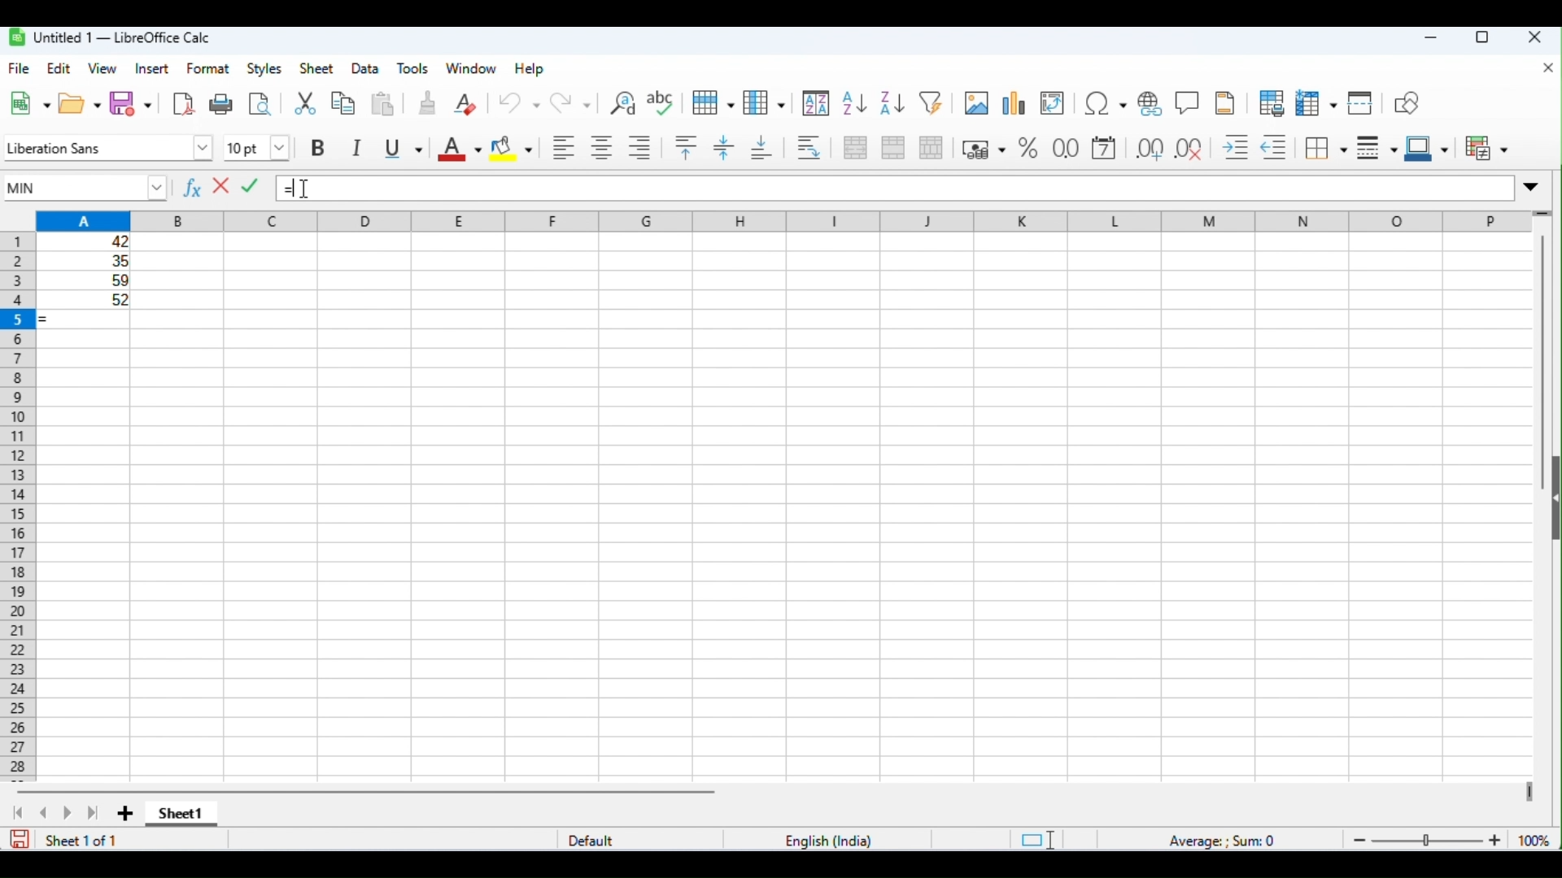 This screenshot has height=878, width=1562. Describe the element at coordinates (533, 70) in the screenshot. I see `help` at that location.